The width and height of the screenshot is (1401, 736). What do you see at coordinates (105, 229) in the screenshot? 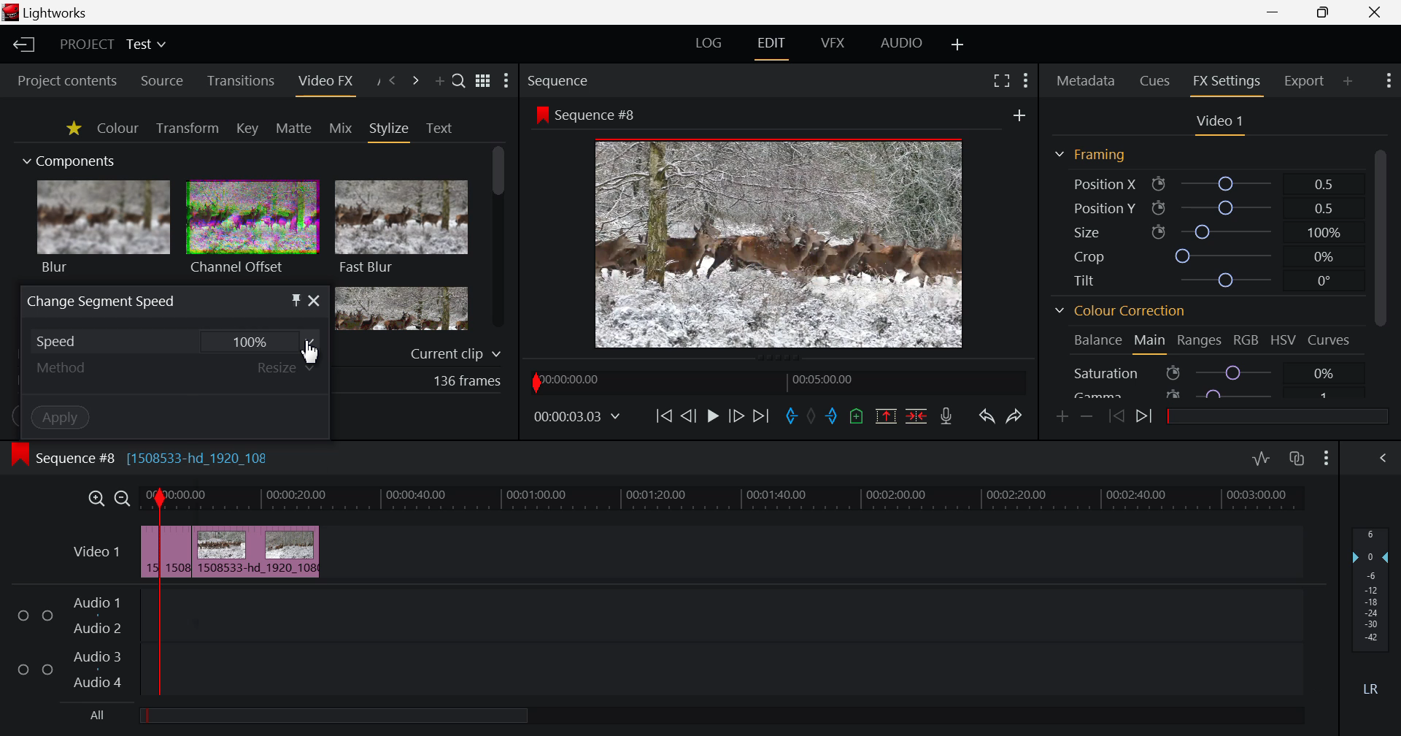
I see `blur` at bounding box center [105, 229].